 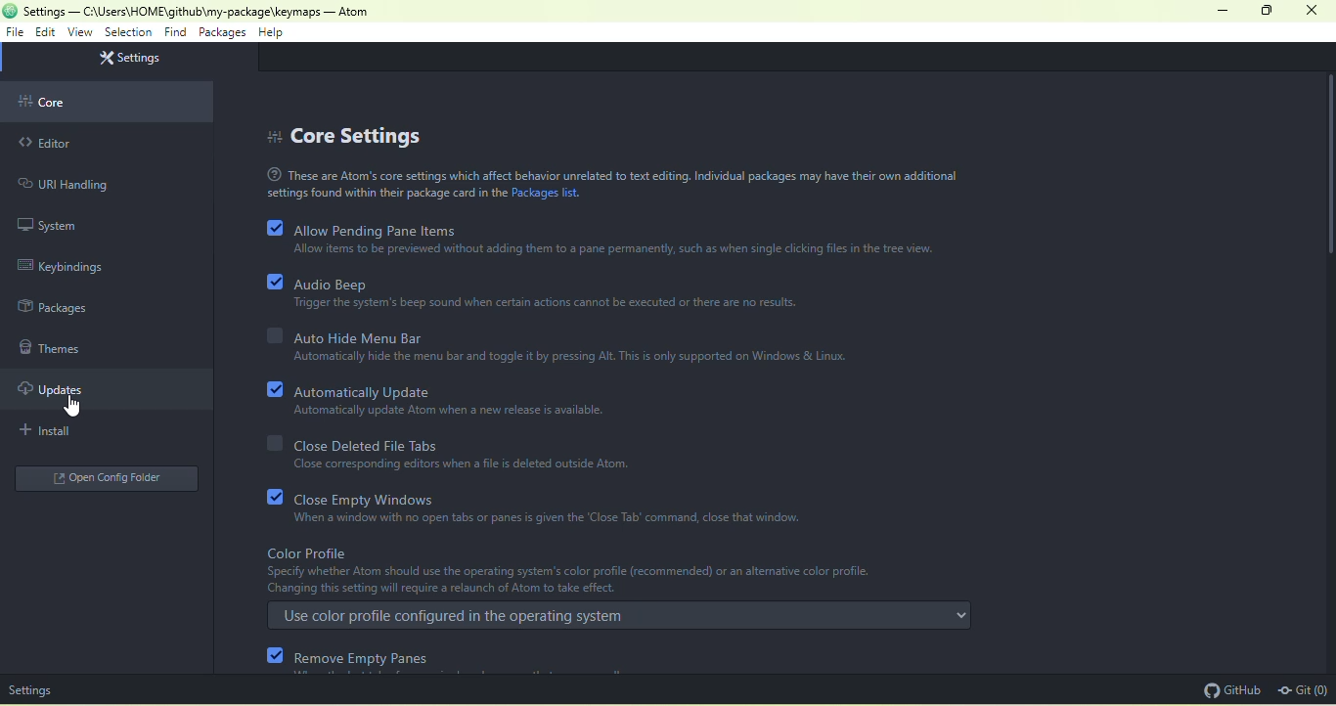 I want to click on find, so click(x=177, y=32).